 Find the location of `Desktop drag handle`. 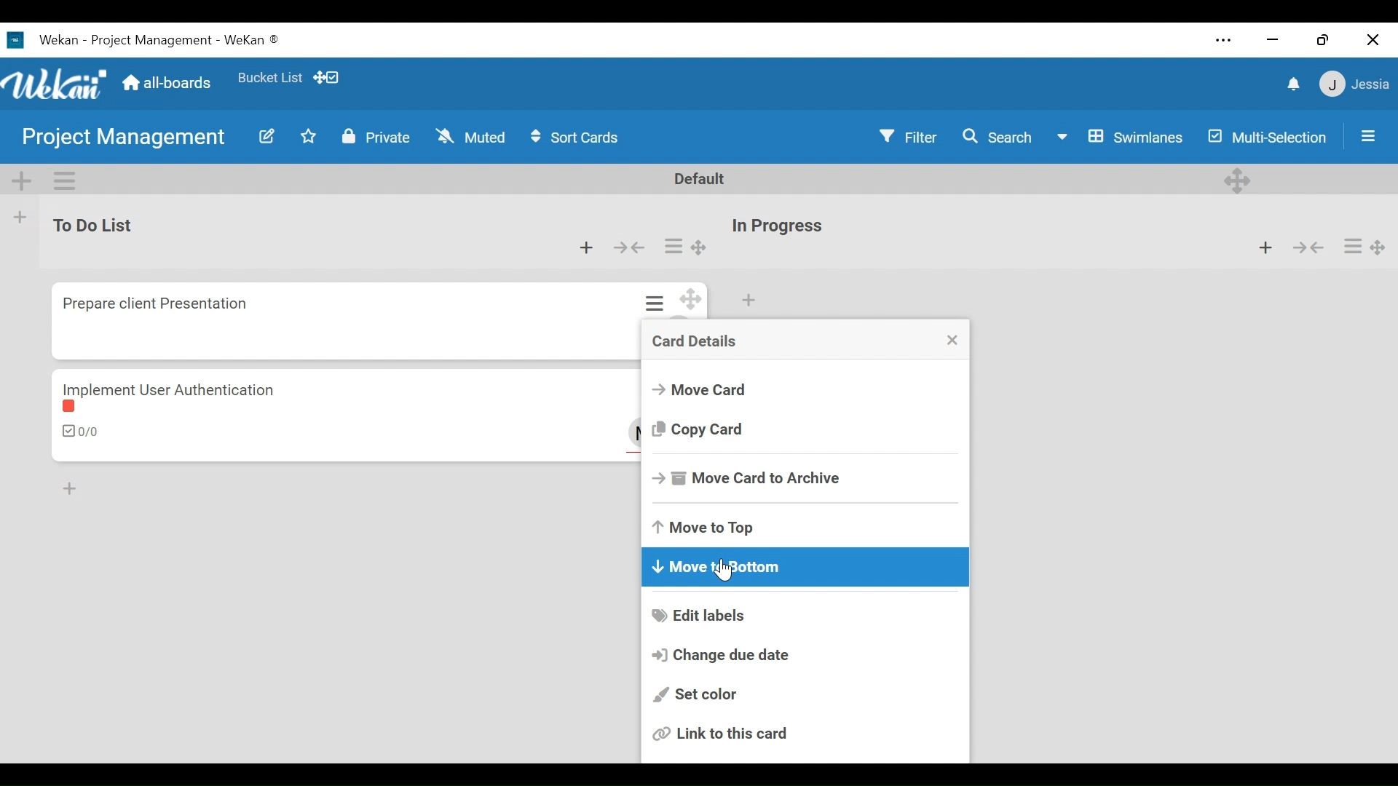

Desktop drag handle is located at coordinates (1380, 248).